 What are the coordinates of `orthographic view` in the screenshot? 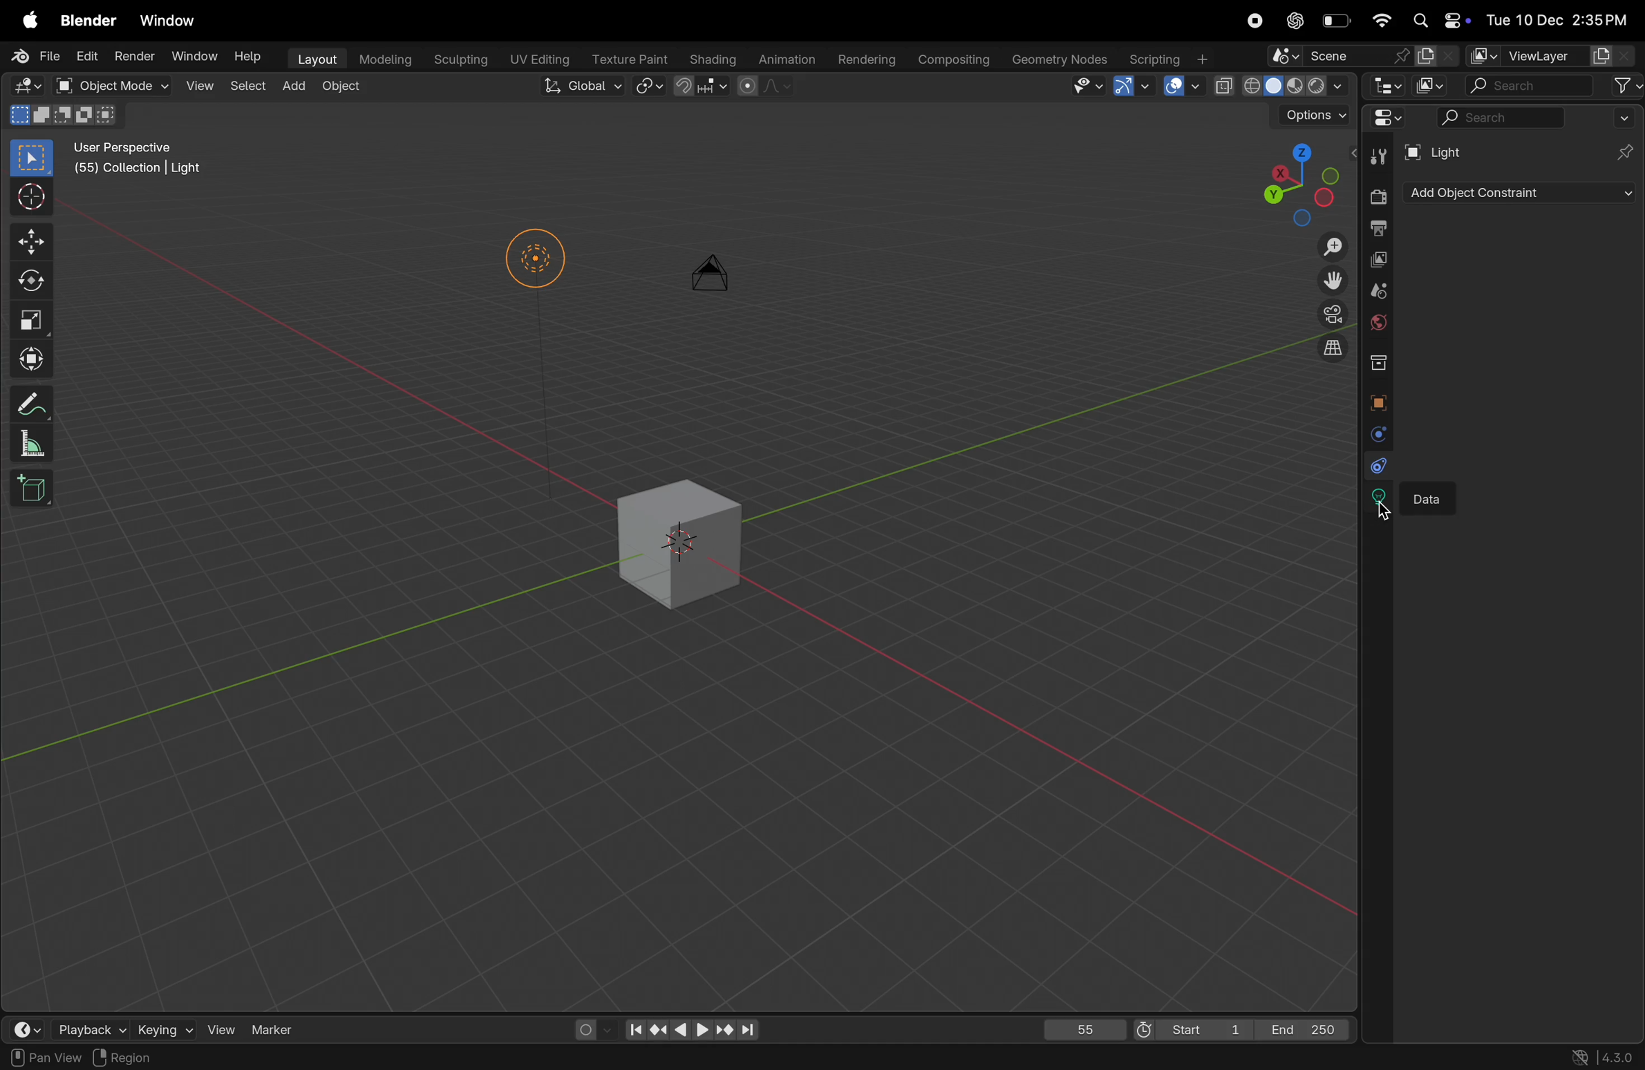 It's located at (1335, 352).